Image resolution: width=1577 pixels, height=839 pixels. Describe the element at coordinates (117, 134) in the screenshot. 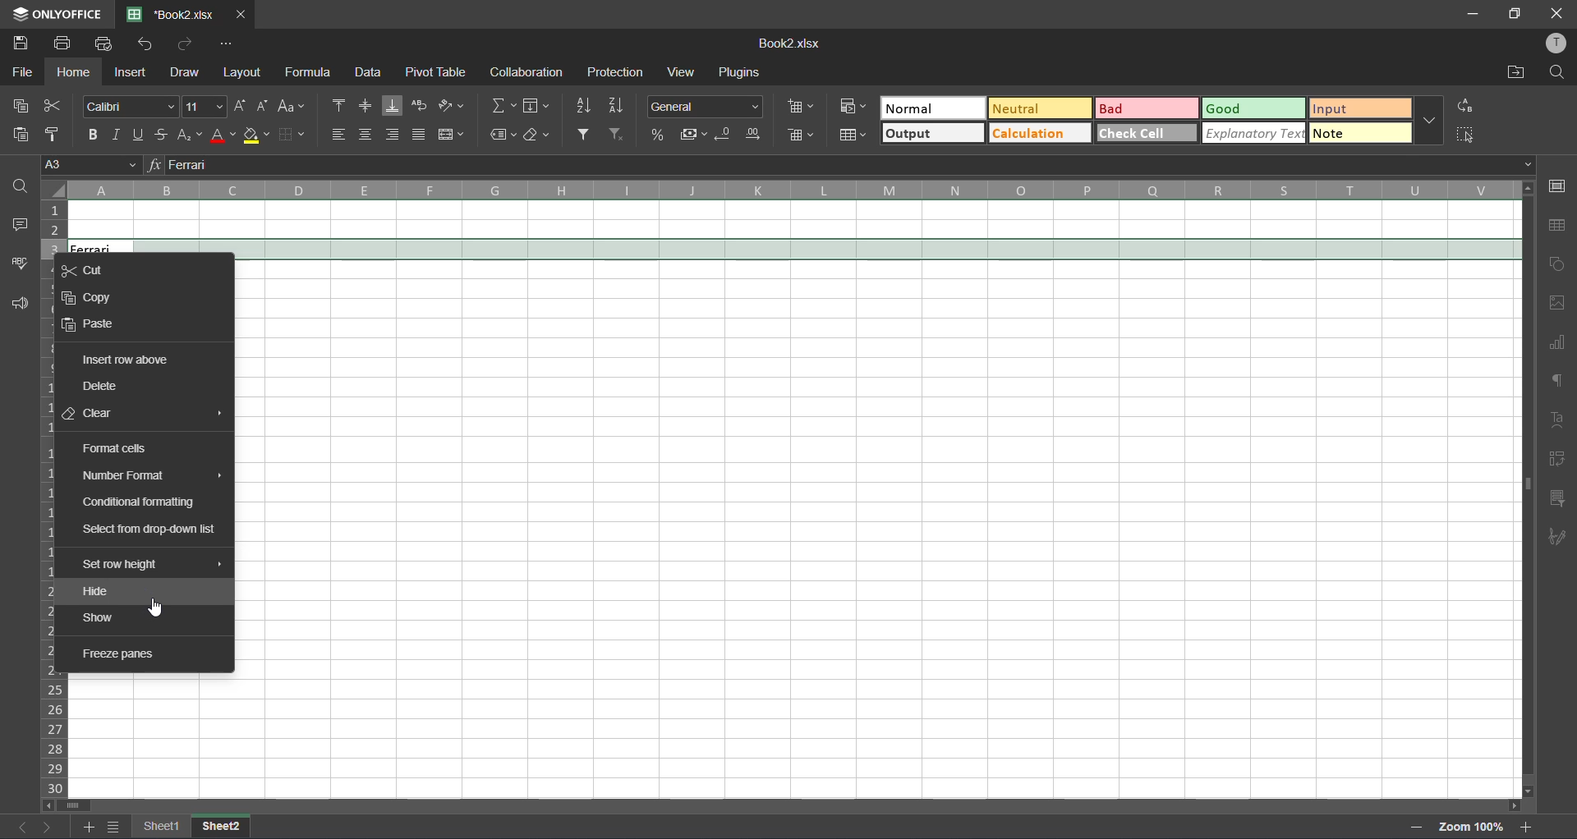

I see `italic` at that location.